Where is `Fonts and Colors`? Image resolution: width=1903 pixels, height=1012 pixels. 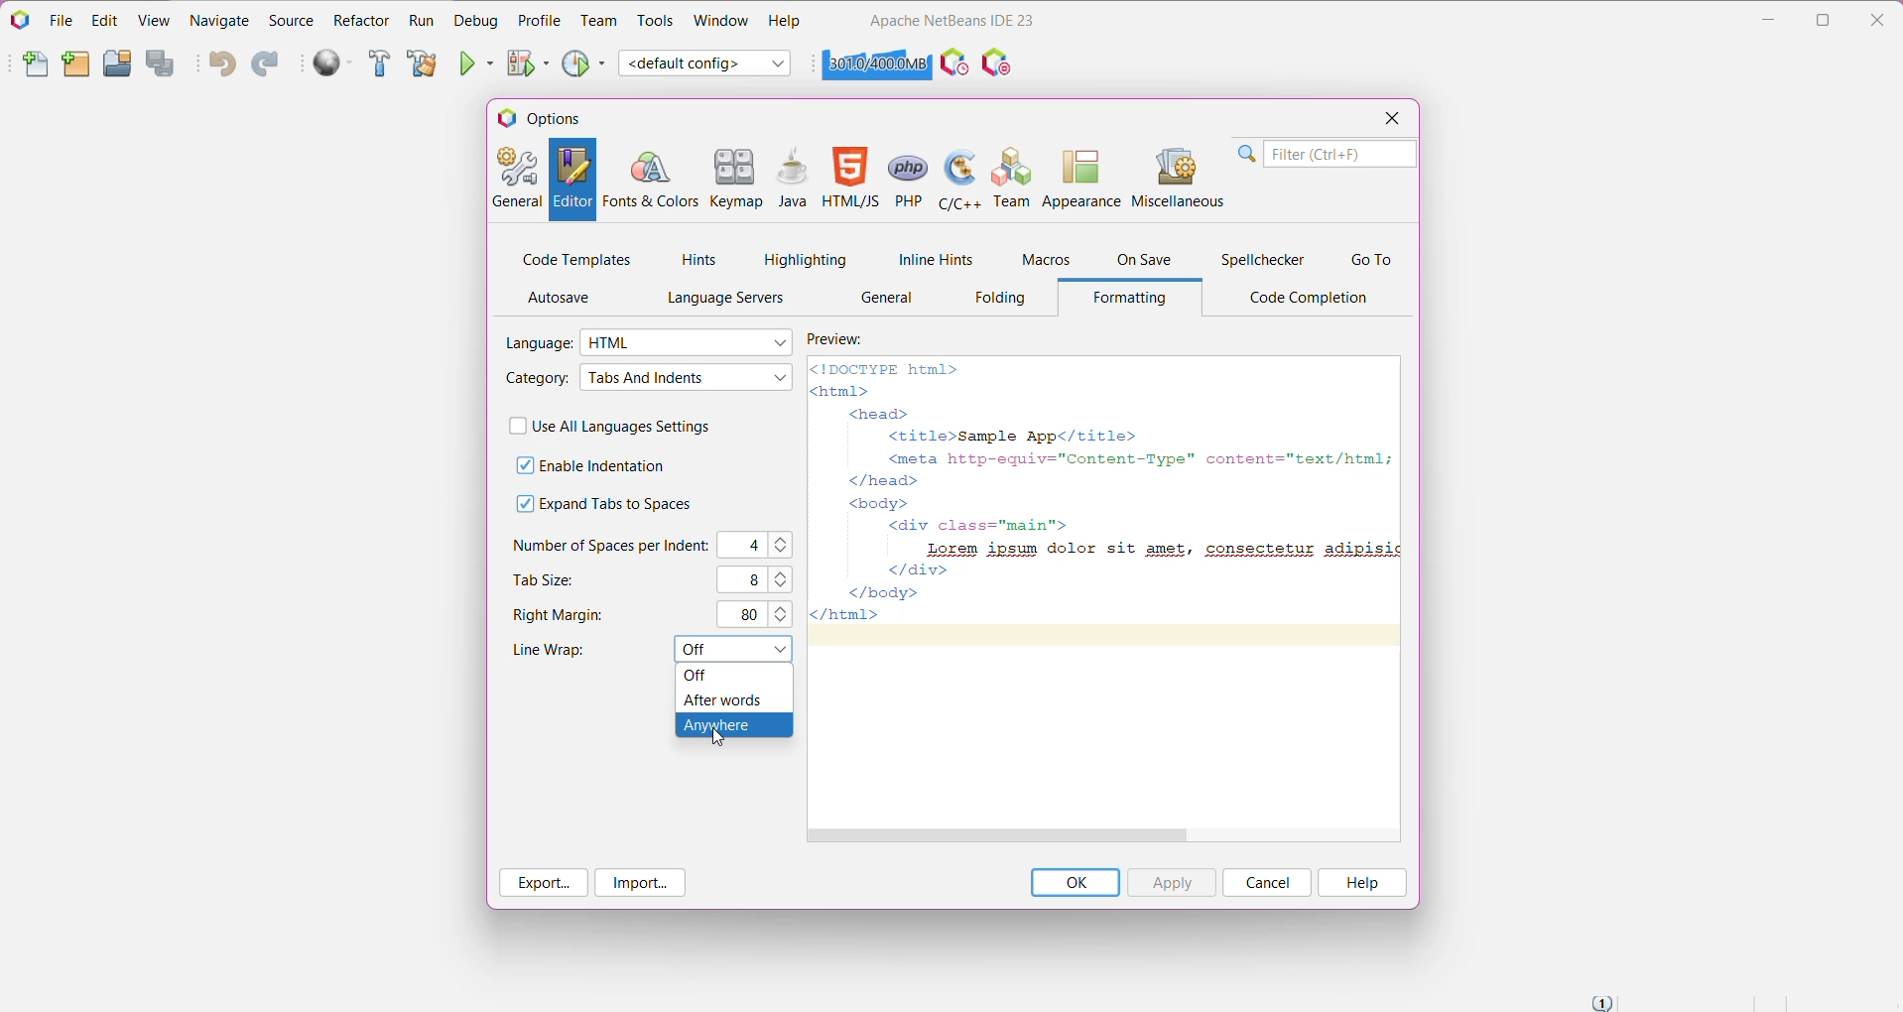 Fonts and Colors is located at coordinates (650, 180).